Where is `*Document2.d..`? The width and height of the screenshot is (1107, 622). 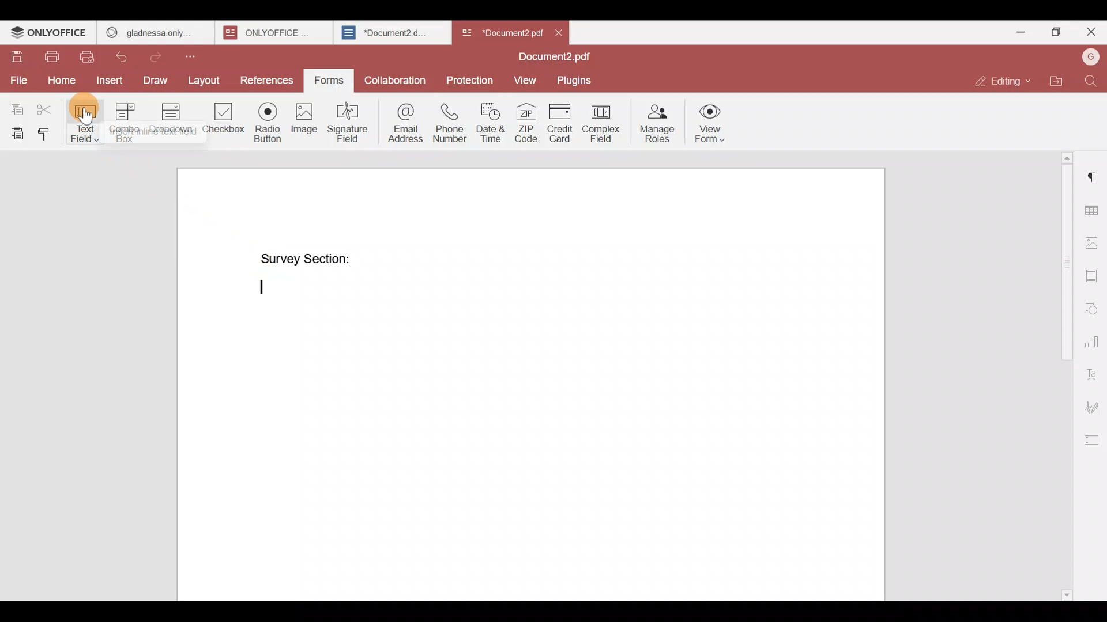
*Document2.d.. is located at coordinates (385, 31).